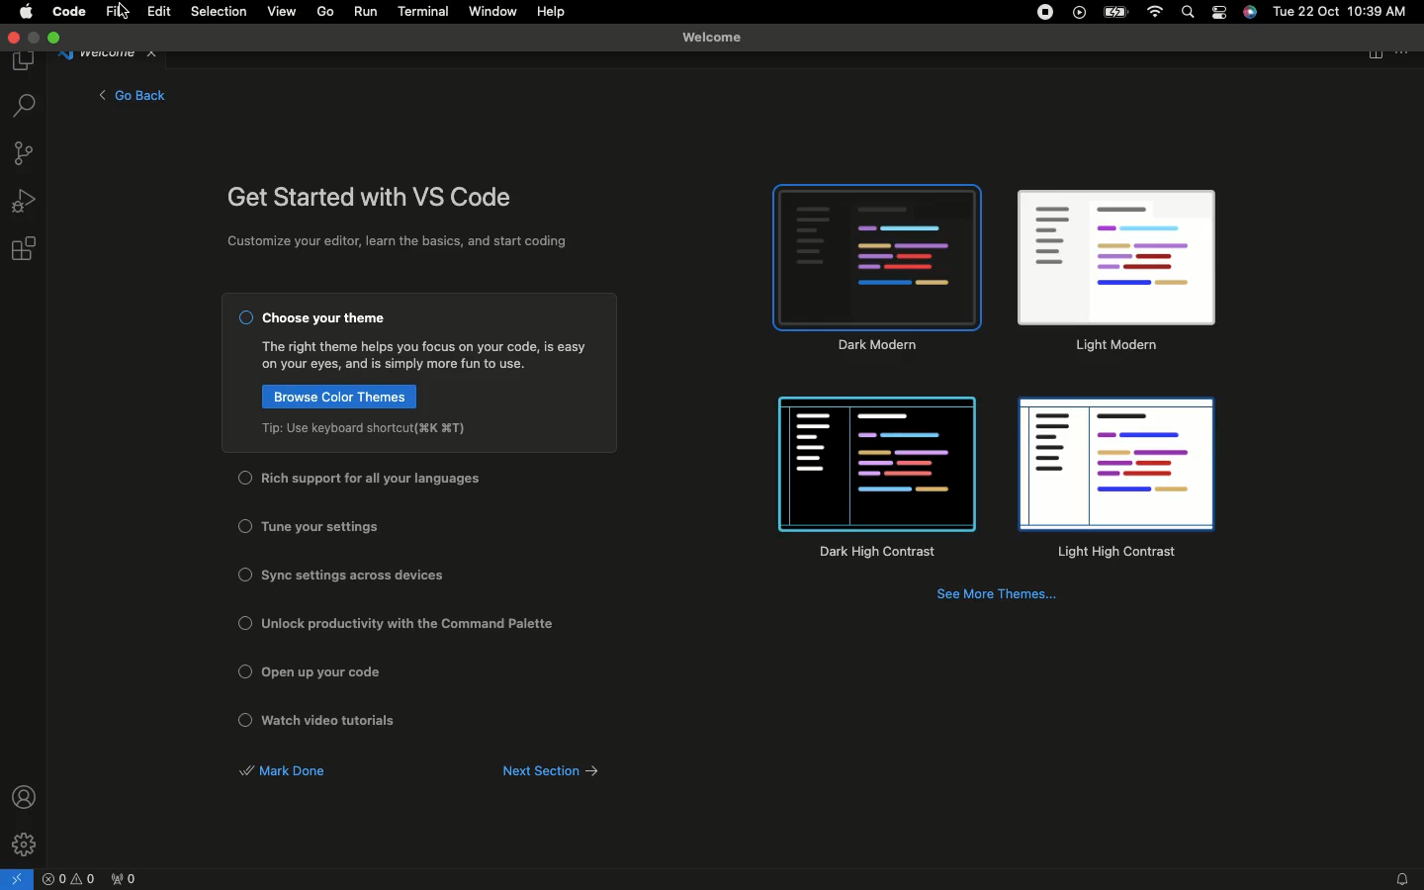  I want to click on Unlock productivity with the common palette, so click(414, 624).